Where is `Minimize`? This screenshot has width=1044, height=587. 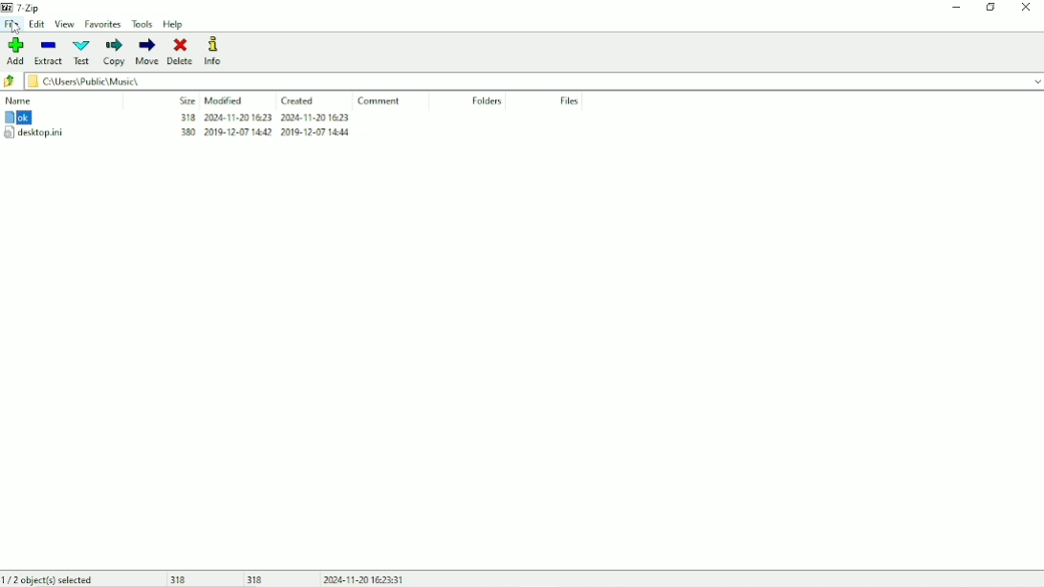
Minimize is located at coordinates (954, 10).